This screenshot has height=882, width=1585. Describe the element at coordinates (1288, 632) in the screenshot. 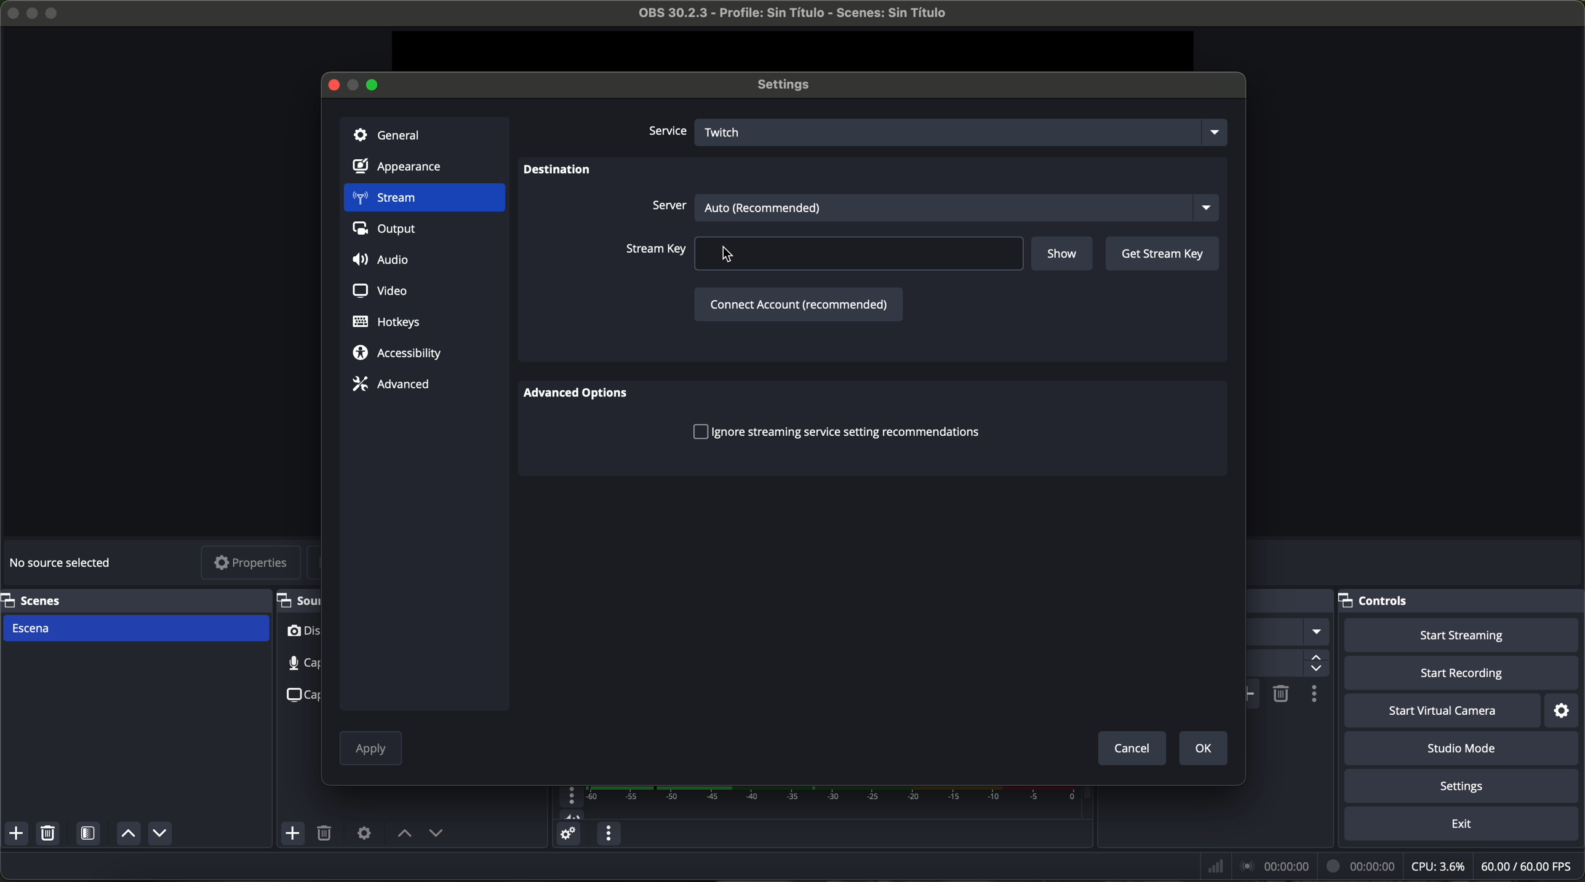

I see `fade` at that location.